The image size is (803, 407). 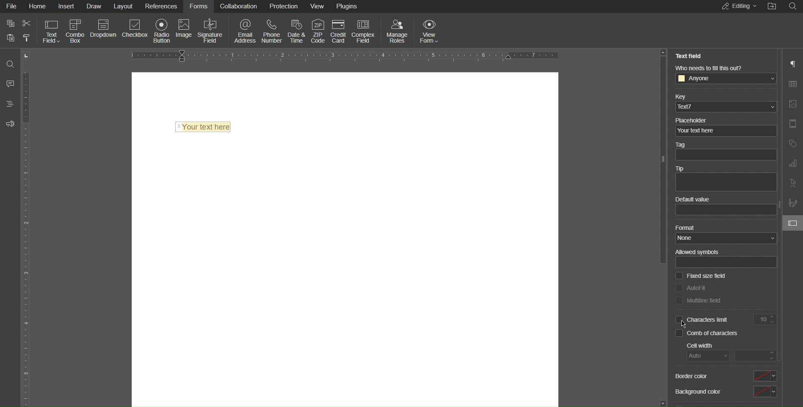 I want to click on Signature, so click(x=793, y=203).